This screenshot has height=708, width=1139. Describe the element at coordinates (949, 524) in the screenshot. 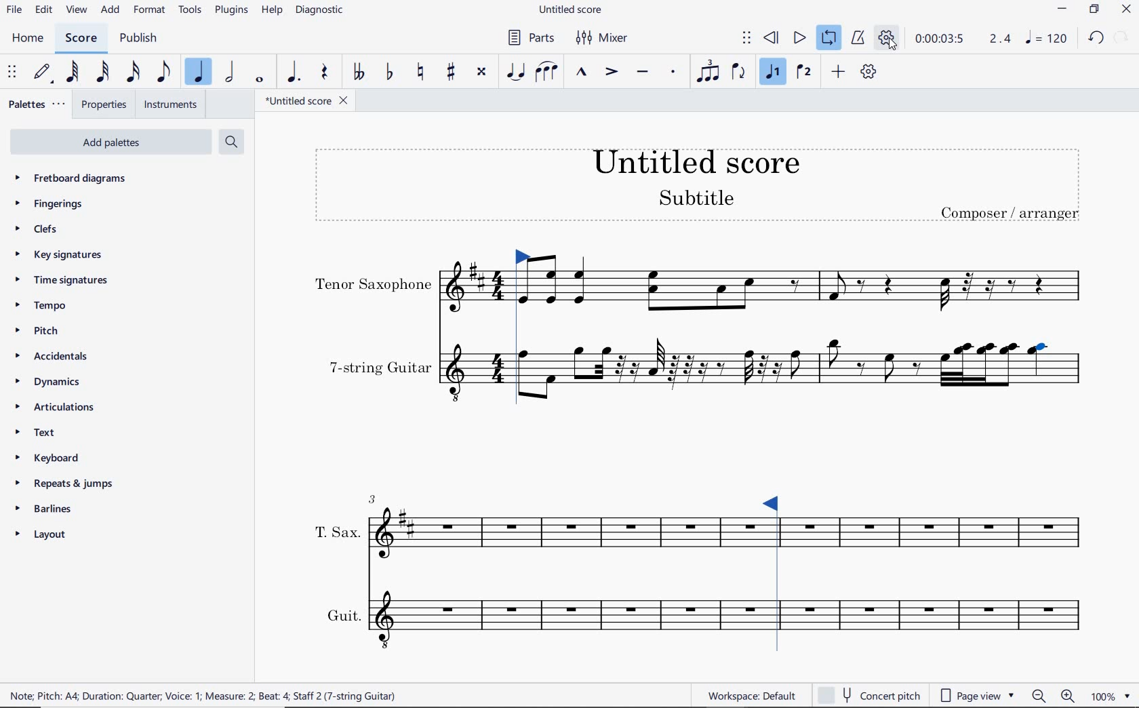

I see `INSTRUMENT: T.SAX` at that location.